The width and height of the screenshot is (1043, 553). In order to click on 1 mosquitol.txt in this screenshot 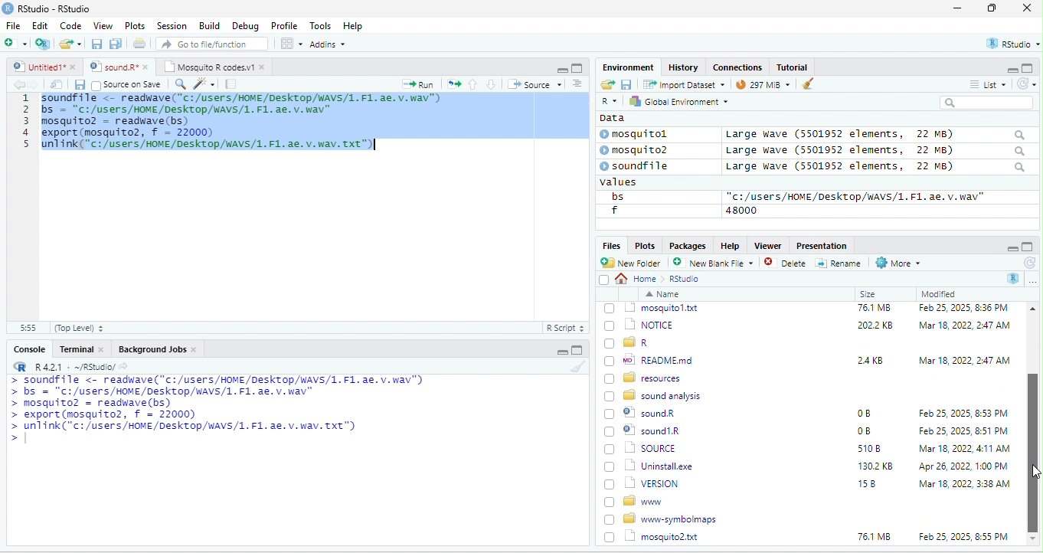, I will do `click(646, 398)`.